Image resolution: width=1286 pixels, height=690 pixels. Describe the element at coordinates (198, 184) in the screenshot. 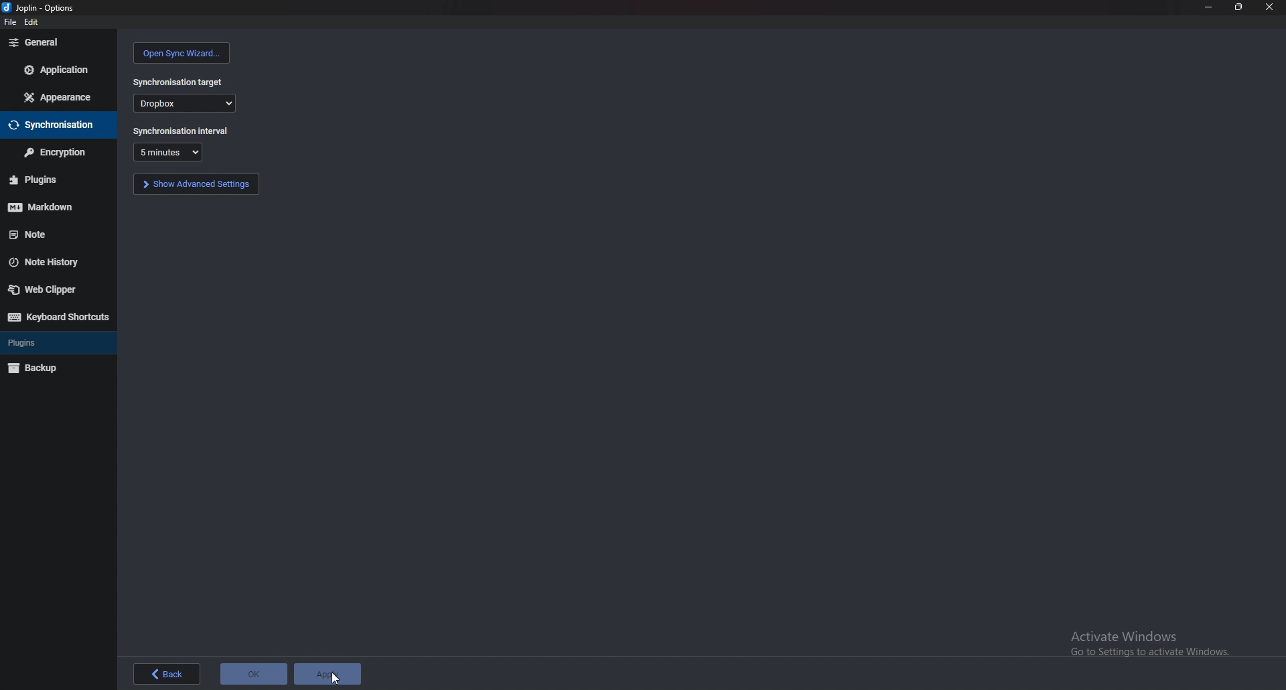

I see `show advanced` at that location.